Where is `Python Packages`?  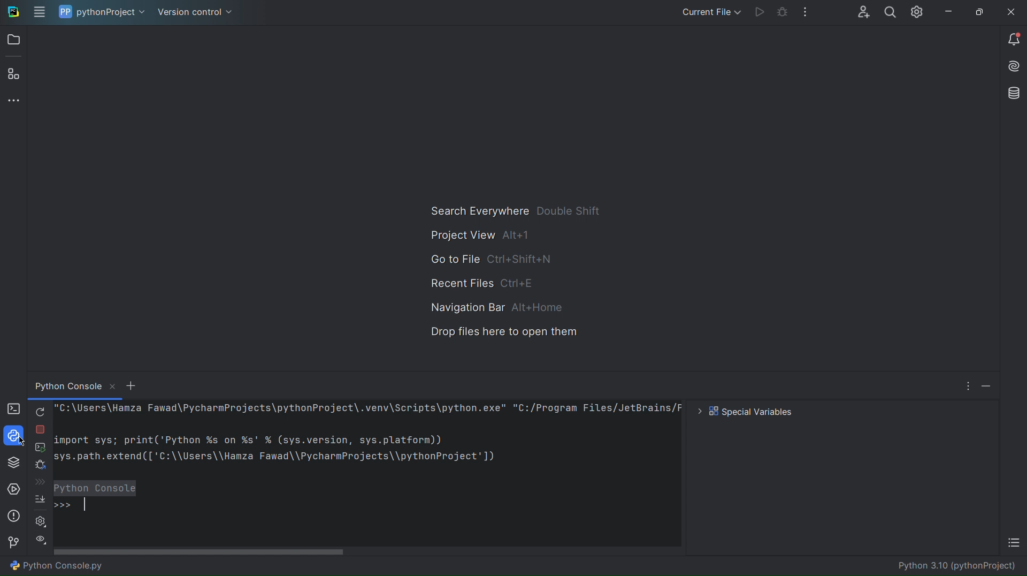 Python Packages is located at coordinates (14, 463).